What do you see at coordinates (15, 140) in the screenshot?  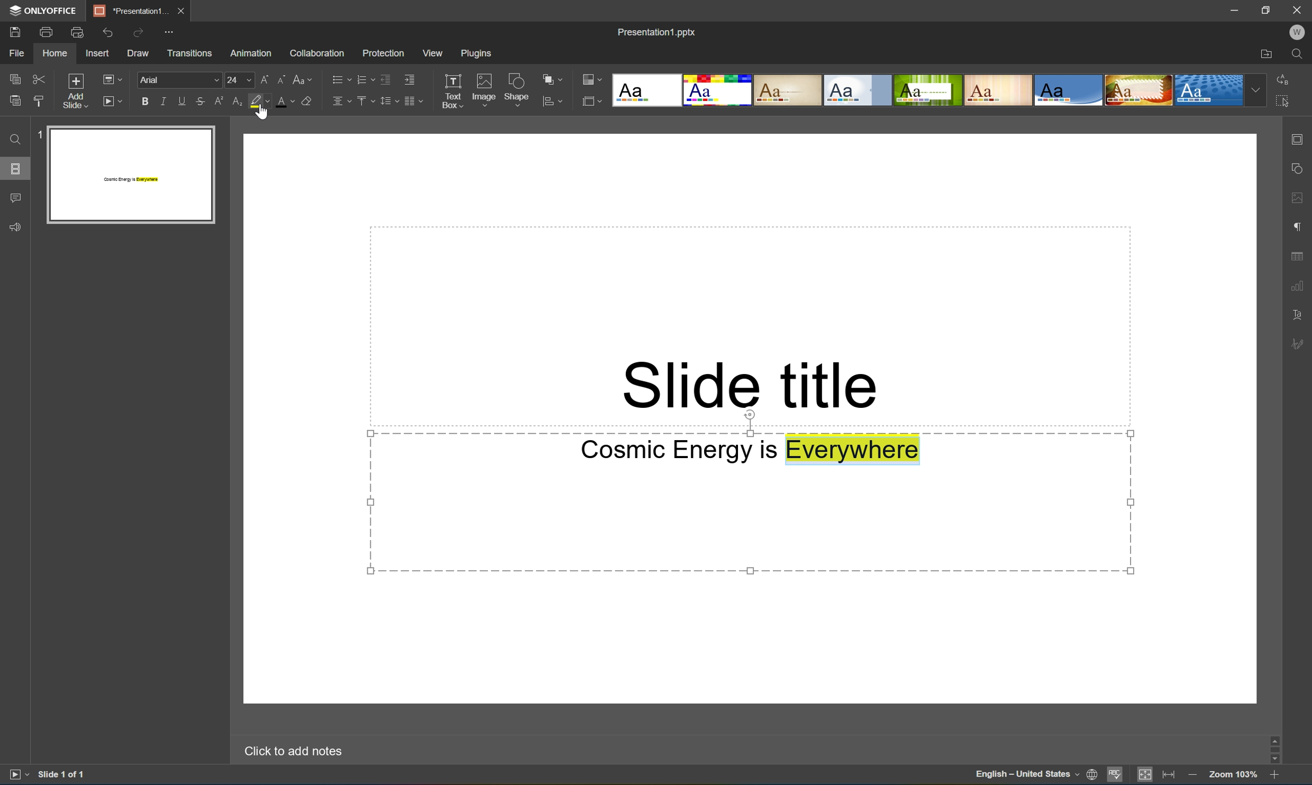 I see `Find` at bounding box center [15, 140].